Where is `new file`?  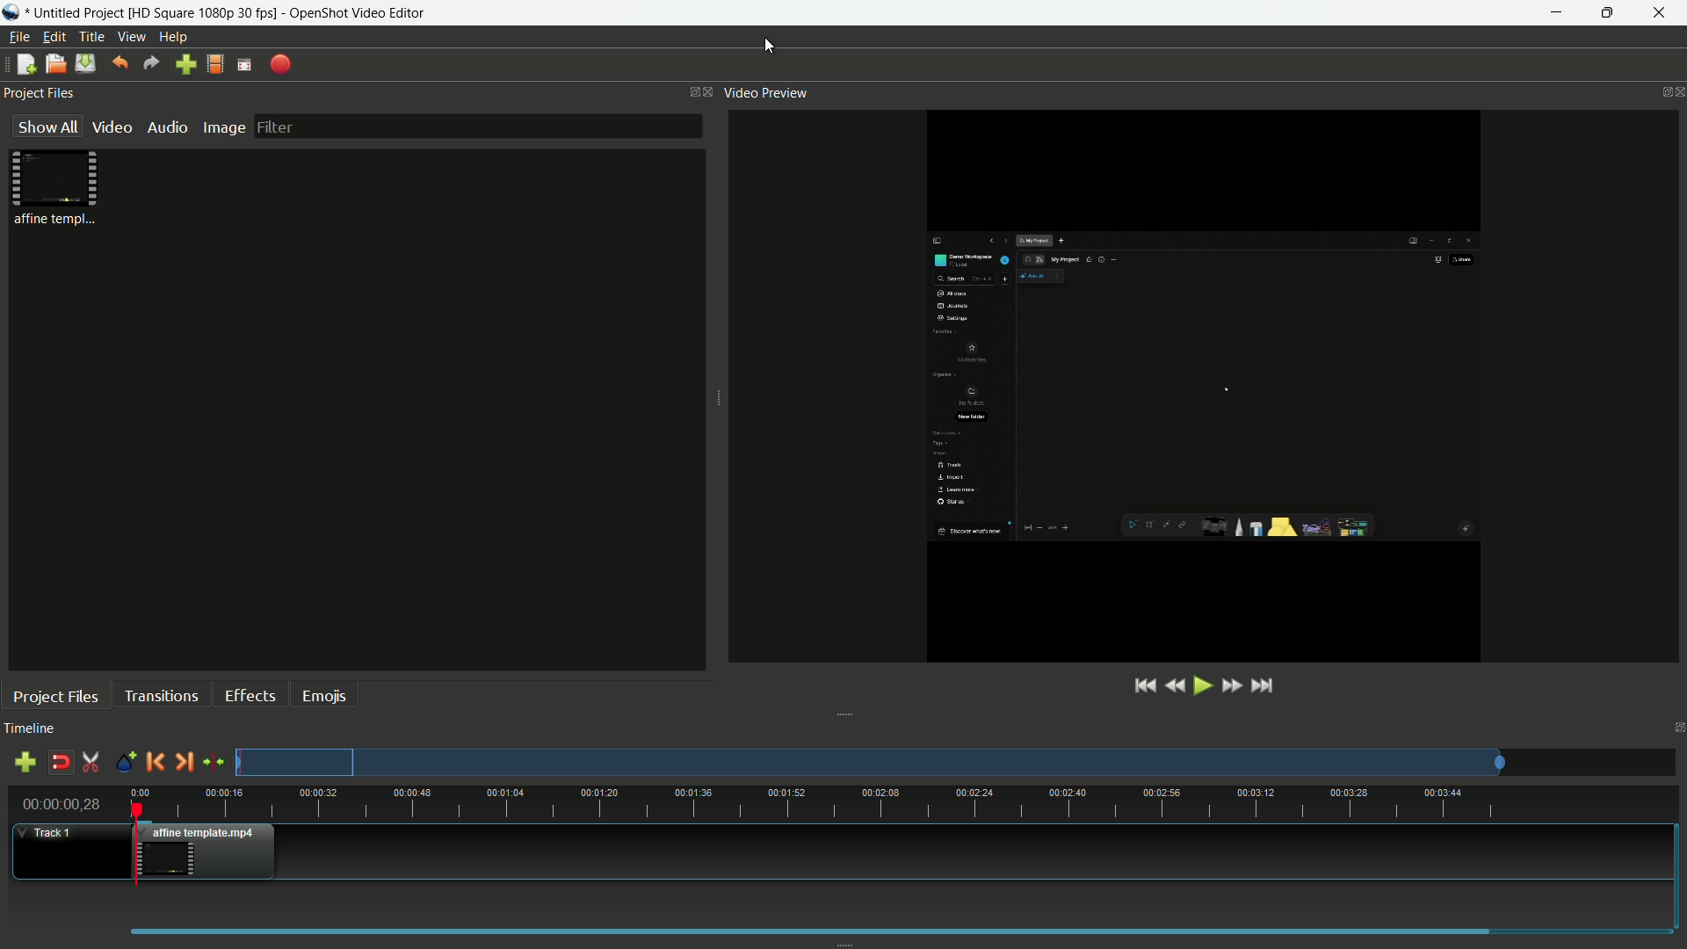
new file is located at coordinates (24, 63).